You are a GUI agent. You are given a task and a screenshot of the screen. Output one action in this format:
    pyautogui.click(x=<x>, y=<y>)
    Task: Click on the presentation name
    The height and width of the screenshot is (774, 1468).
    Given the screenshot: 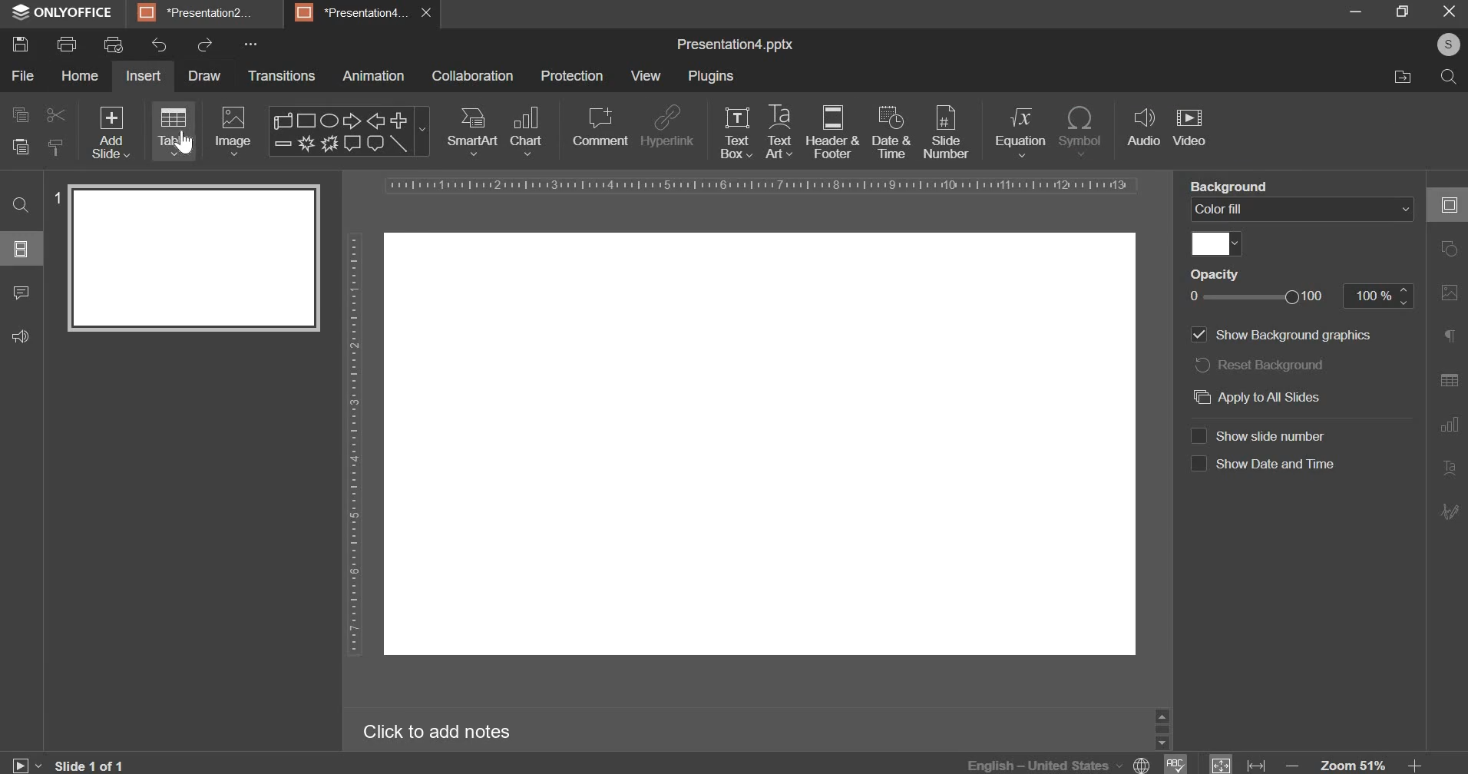 What is the action you would take?
    pyautogui.click(x=736, y=46)
    